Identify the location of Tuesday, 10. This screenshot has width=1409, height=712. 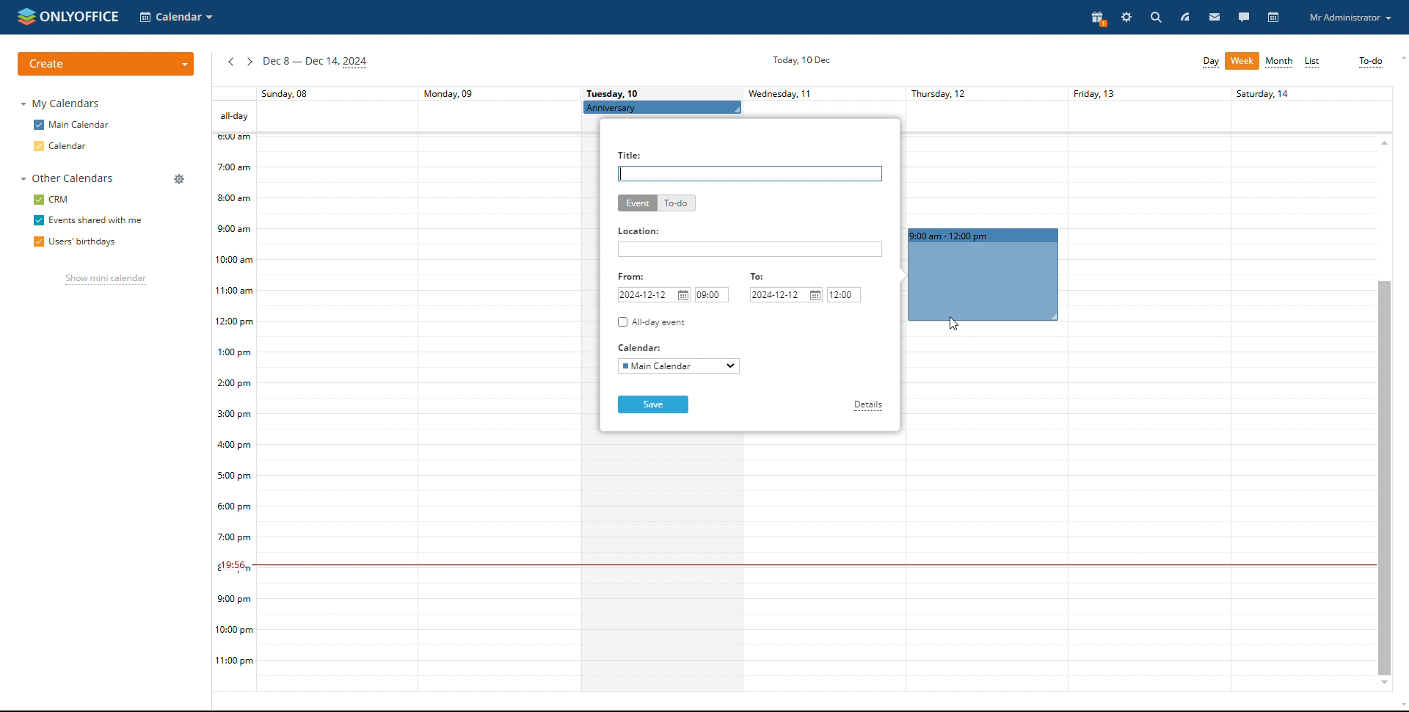
(614, 92).